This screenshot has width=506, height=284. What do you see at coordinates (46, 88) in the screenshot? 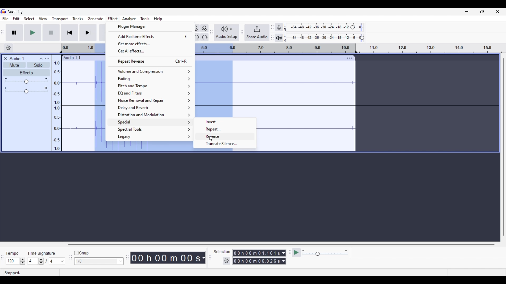
I see `Pan to right` at bounding box center [46, 88].